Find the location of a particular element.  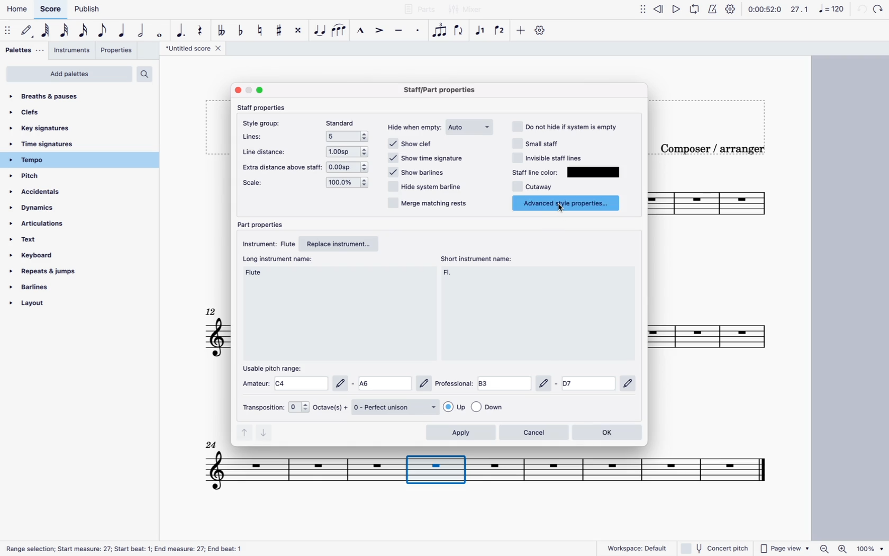

16th note is located at coordinates (84, 31).